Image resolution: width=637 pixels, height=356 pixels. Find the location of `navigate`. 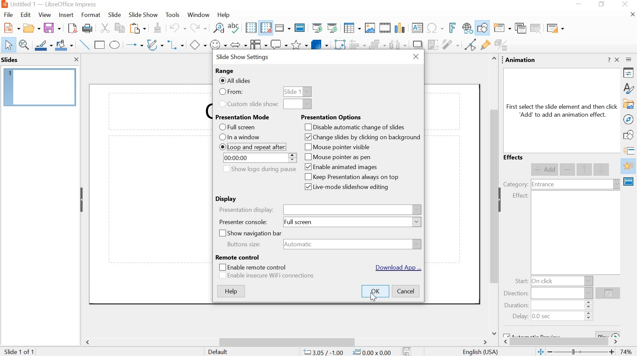

navigate is located at coordinates (629, 119).